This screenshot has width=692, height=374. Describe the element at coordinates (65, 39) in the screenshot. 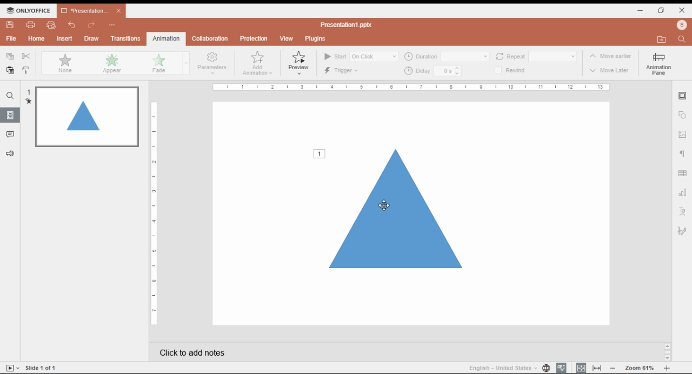

I see `insert` at that location.